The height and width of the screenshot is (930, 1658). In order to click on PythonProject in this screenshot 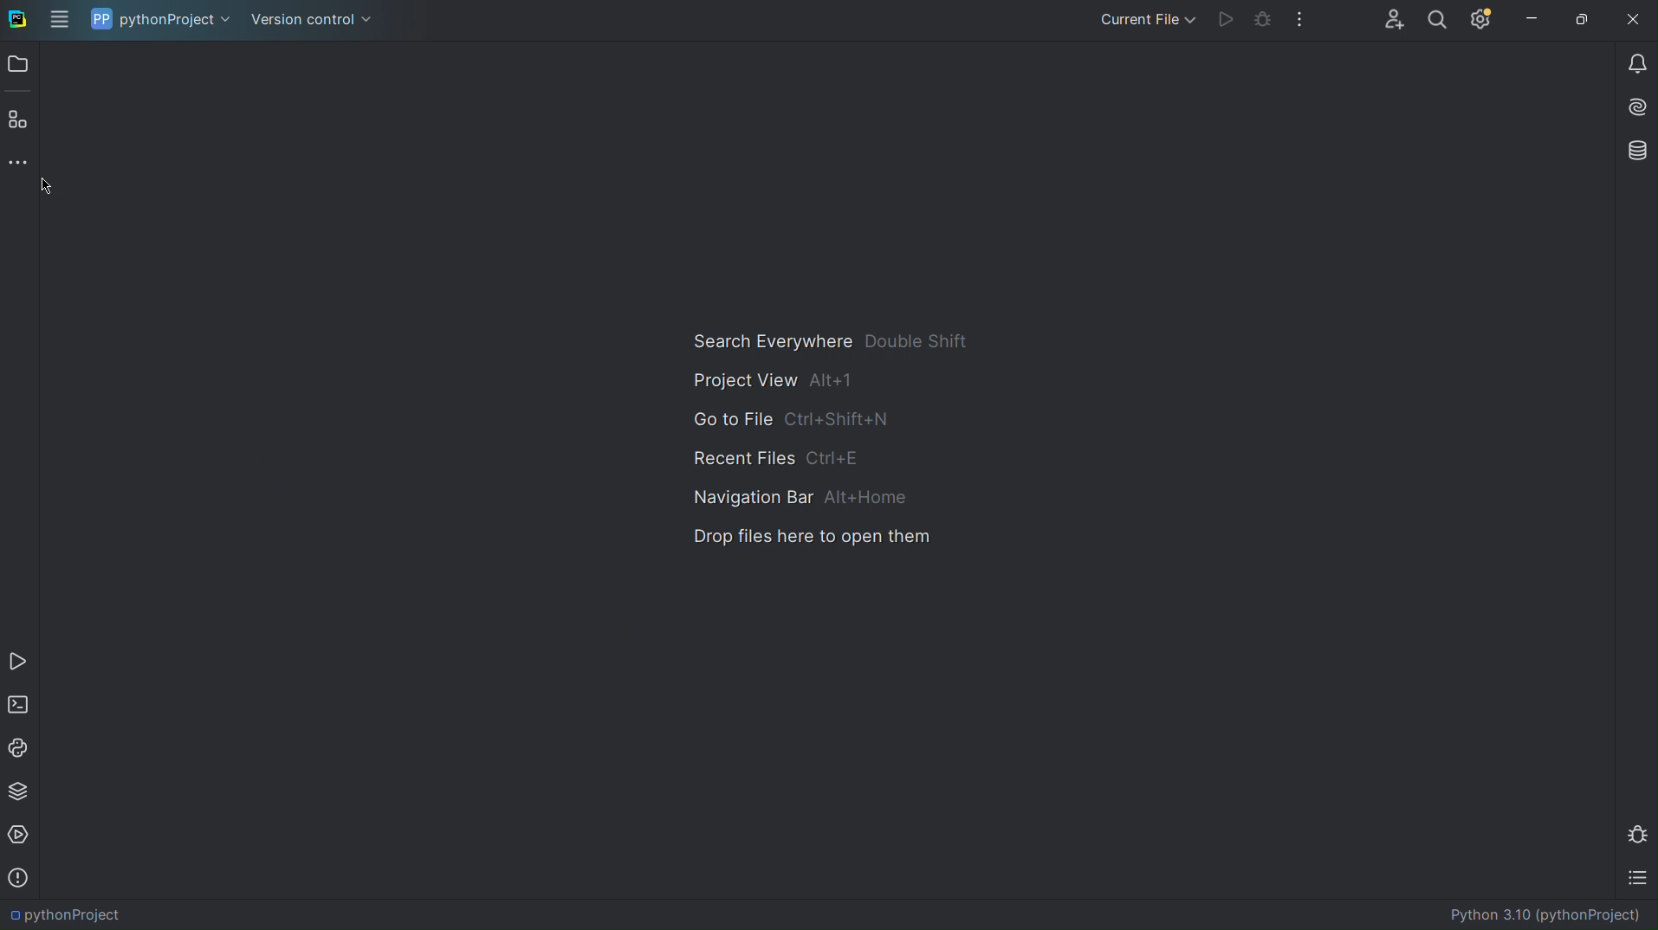, I will do `click(74, 910)`.